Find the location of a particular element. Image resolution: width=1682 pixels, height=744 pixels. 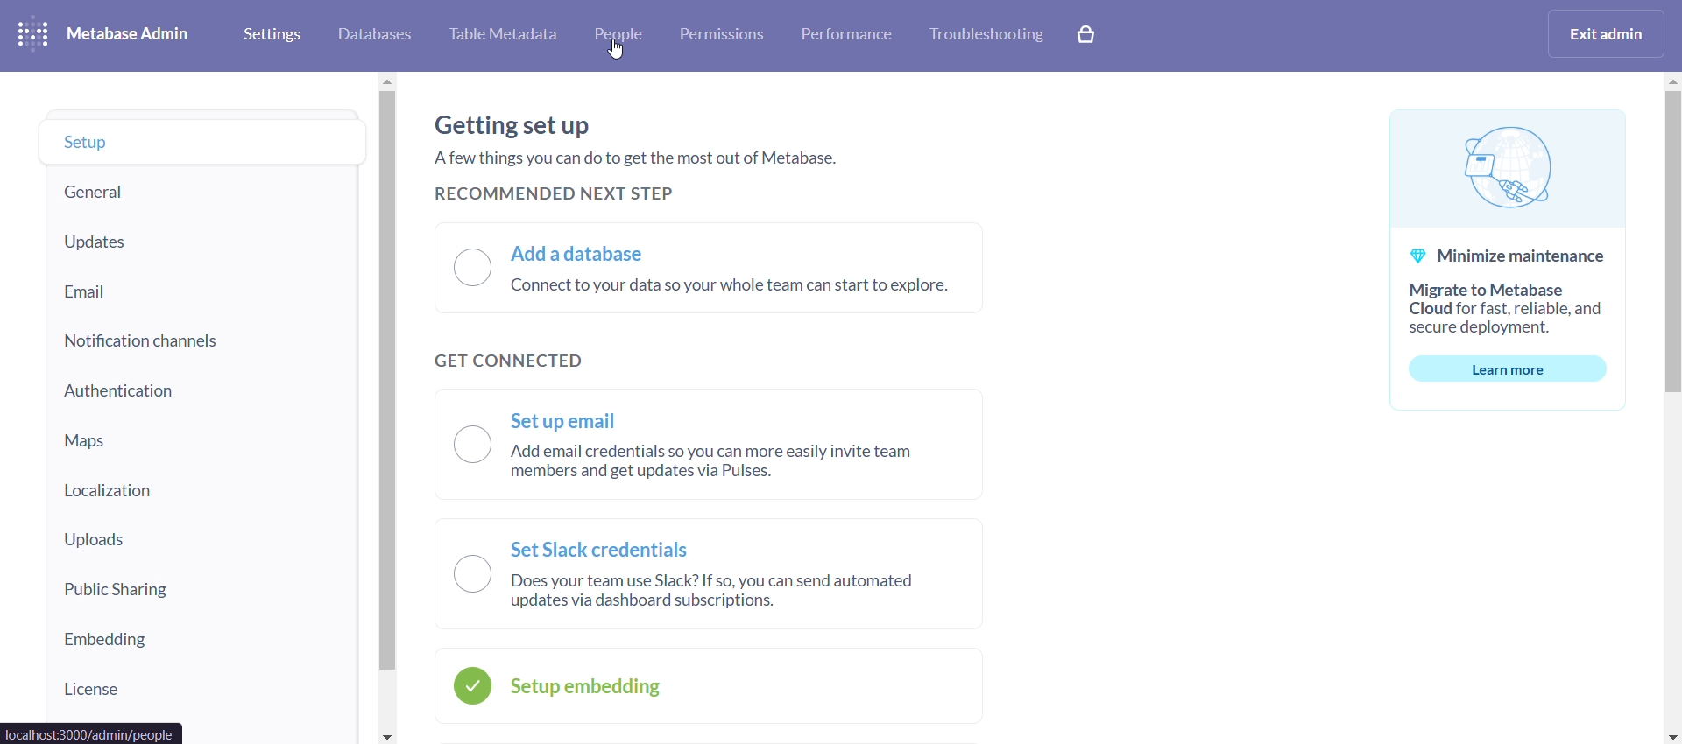

public sharing is located at coordinates (197, 595).